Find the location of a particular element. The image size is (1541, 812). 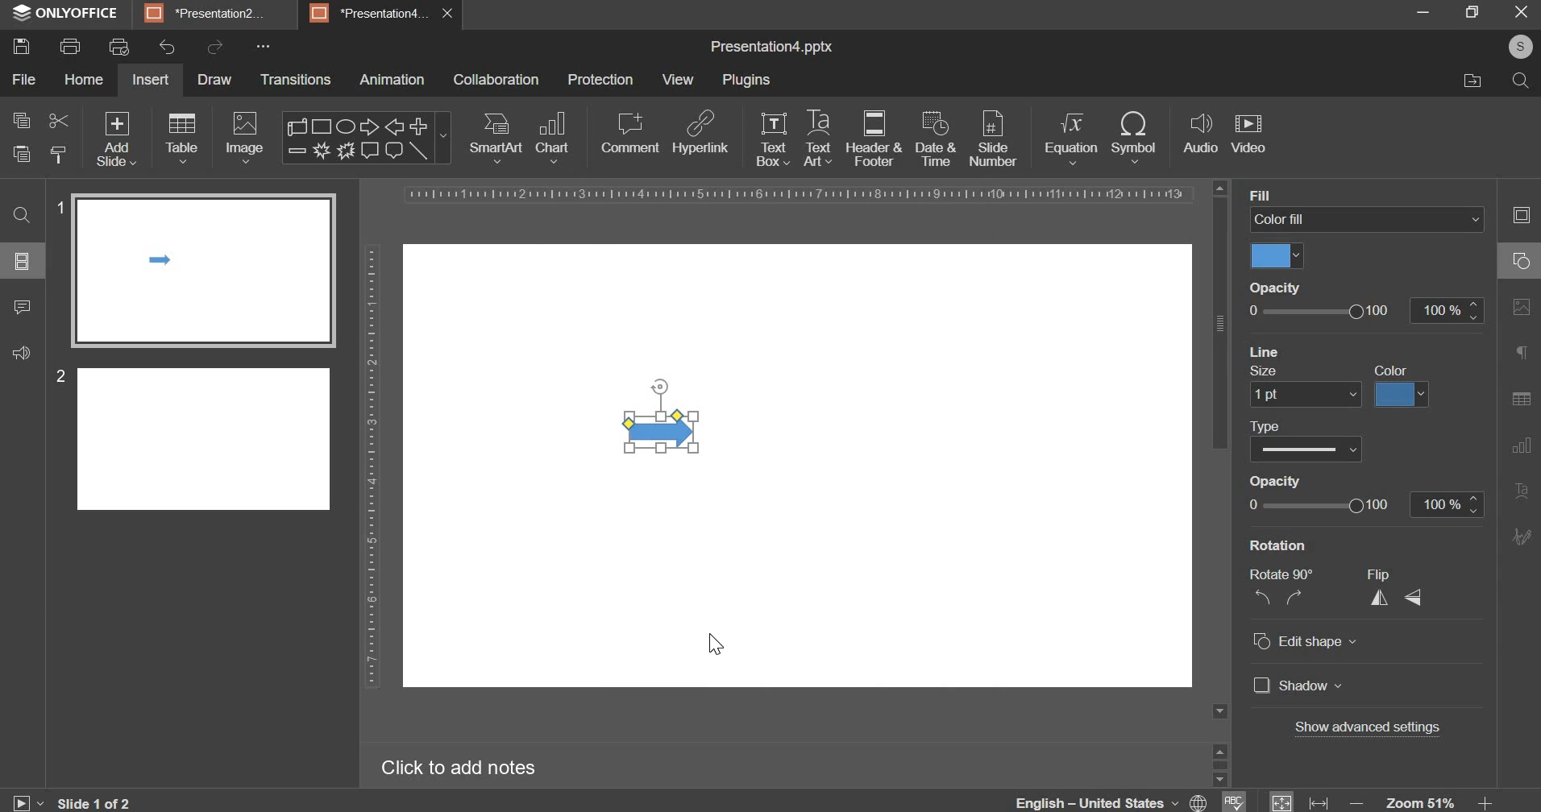

vertical scale is located at coordinates (367, 468).